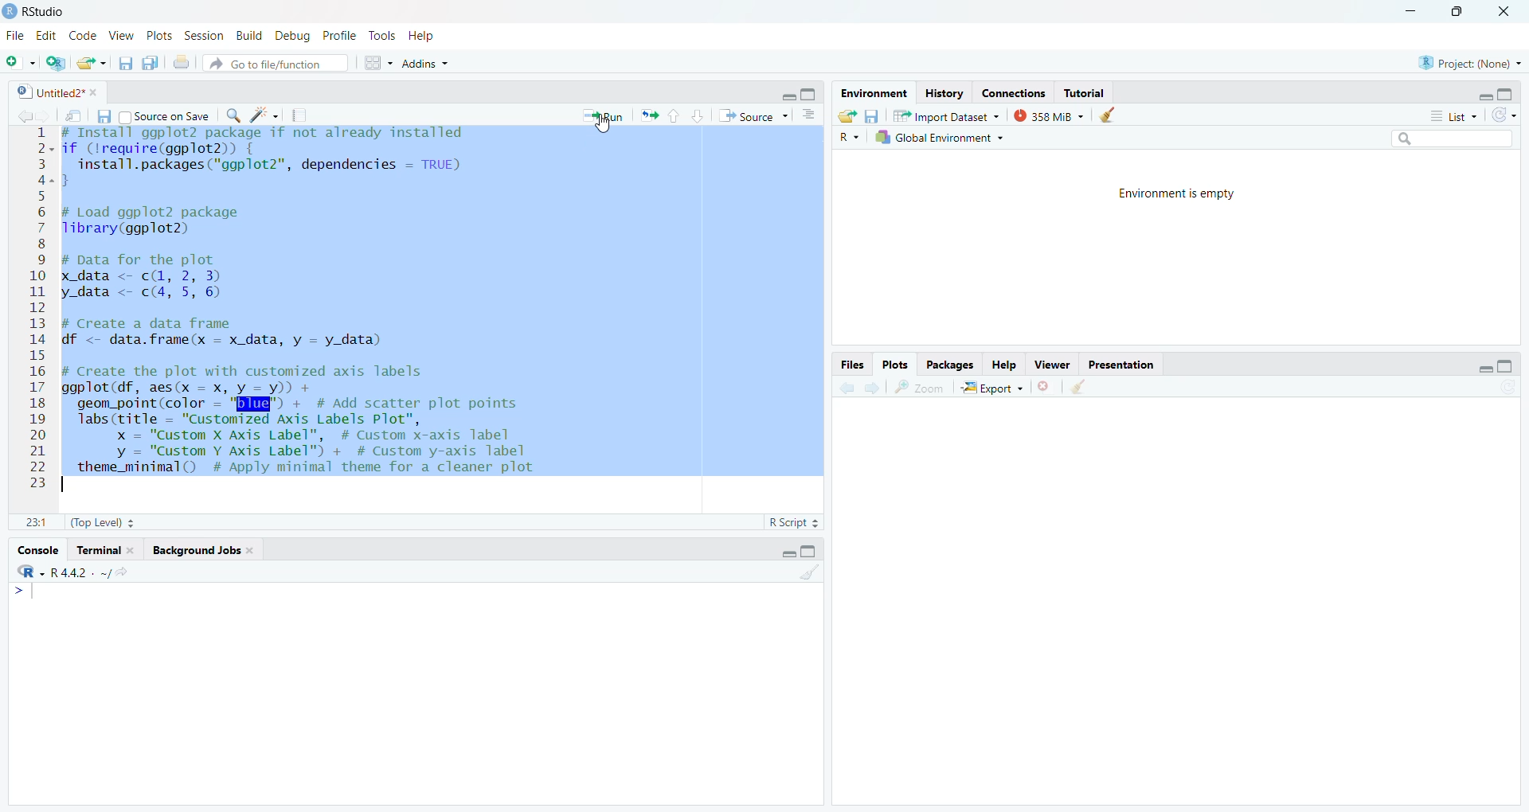 Image resolution: width=1529 pixels, height=812 pixels. I want to click on »» Go to file/function, so click(280, 65).